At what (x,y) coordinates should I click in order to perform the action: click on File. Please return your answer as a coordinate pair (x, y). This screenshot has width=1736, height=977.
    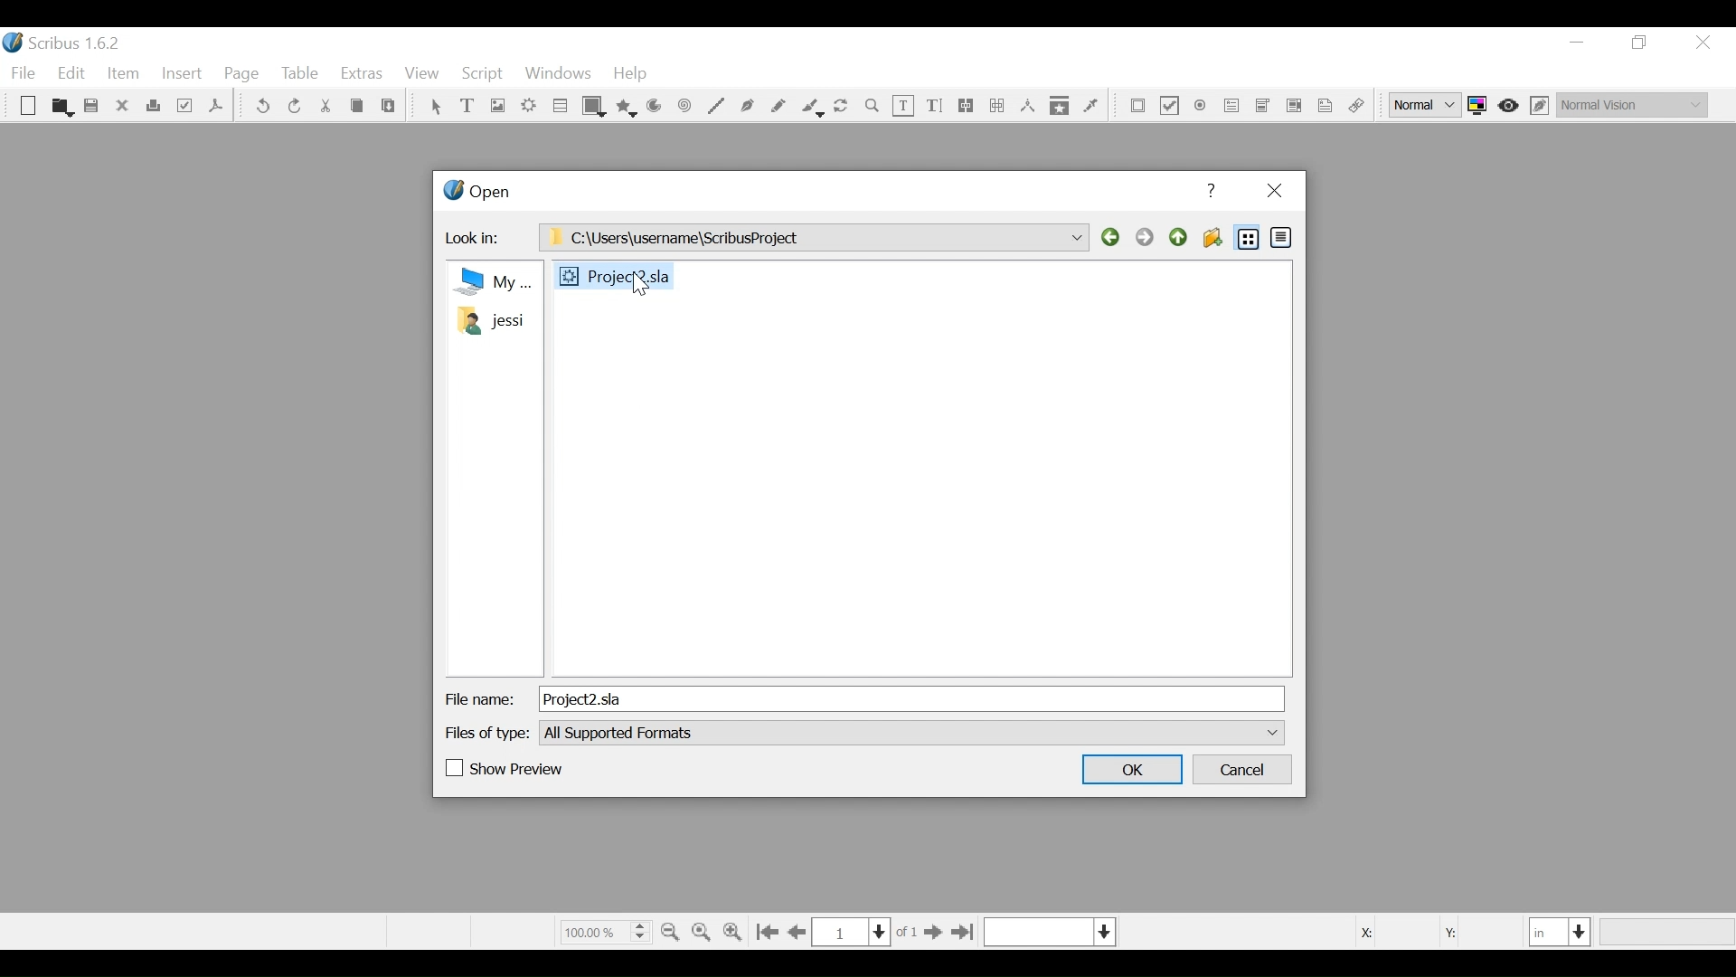
    Looking at the image, I should click on (26, 73).